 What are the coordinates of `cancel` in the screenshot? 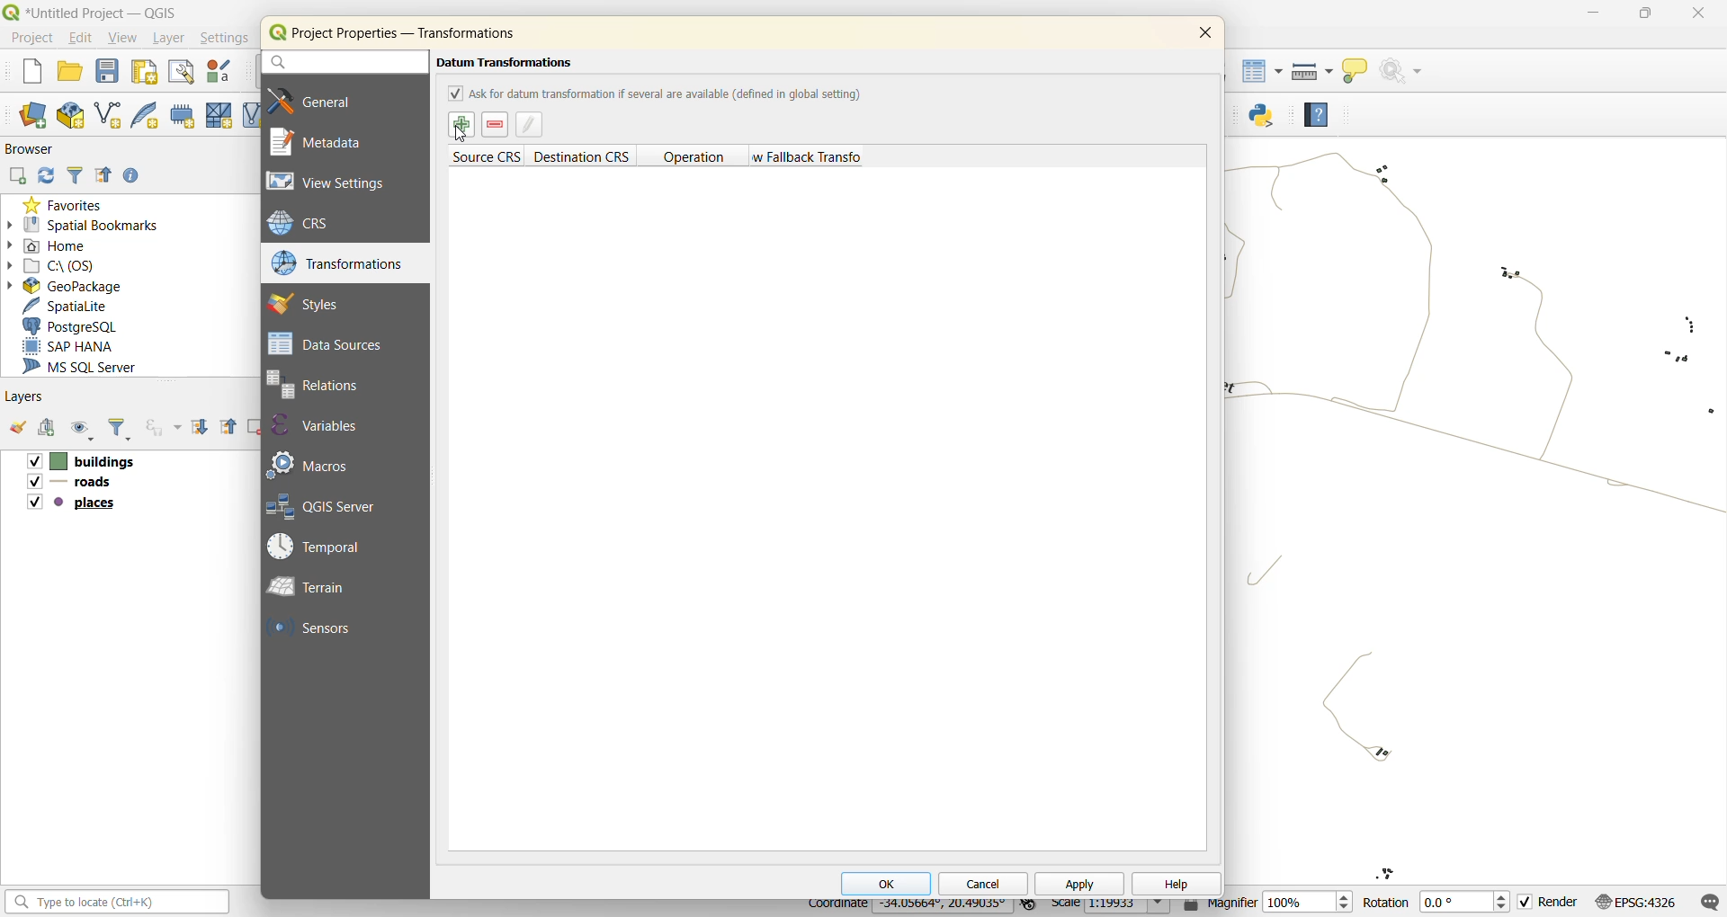 It's located at (982, 885).